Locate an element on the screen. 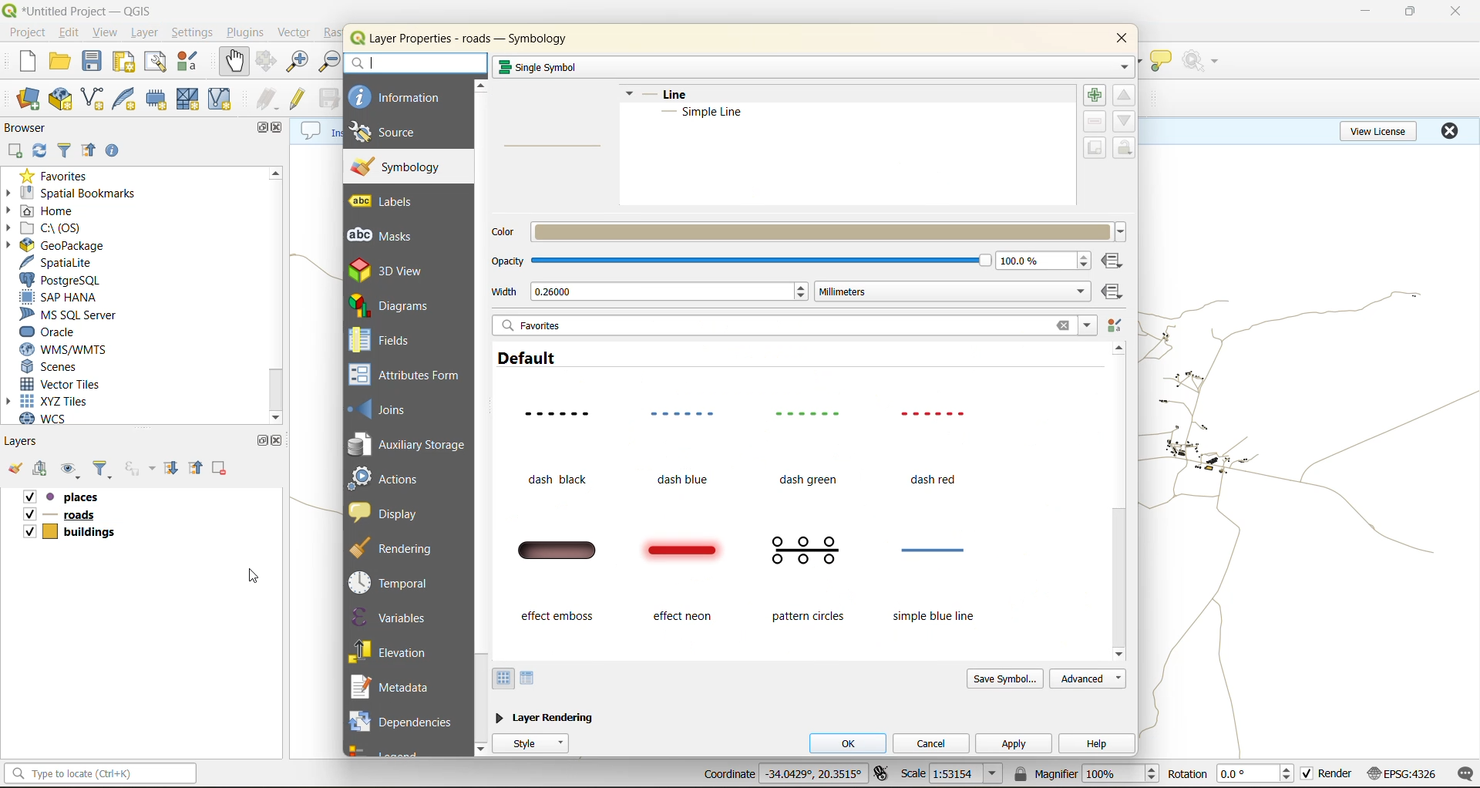 The image size is (1480, 788). refresh is located at coordinates (40, 151).